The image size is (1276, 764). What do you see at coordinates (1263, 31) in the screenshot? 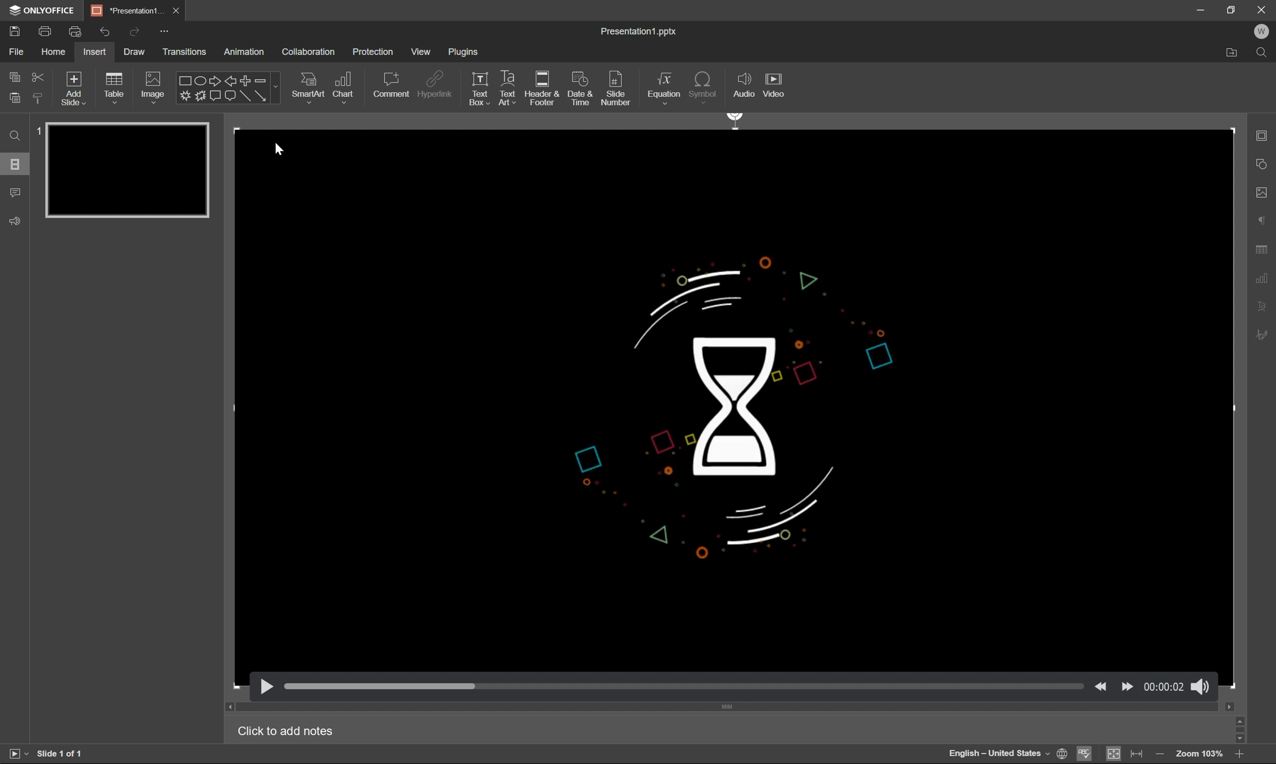
I see `W` at bounding box center [1263, 31].